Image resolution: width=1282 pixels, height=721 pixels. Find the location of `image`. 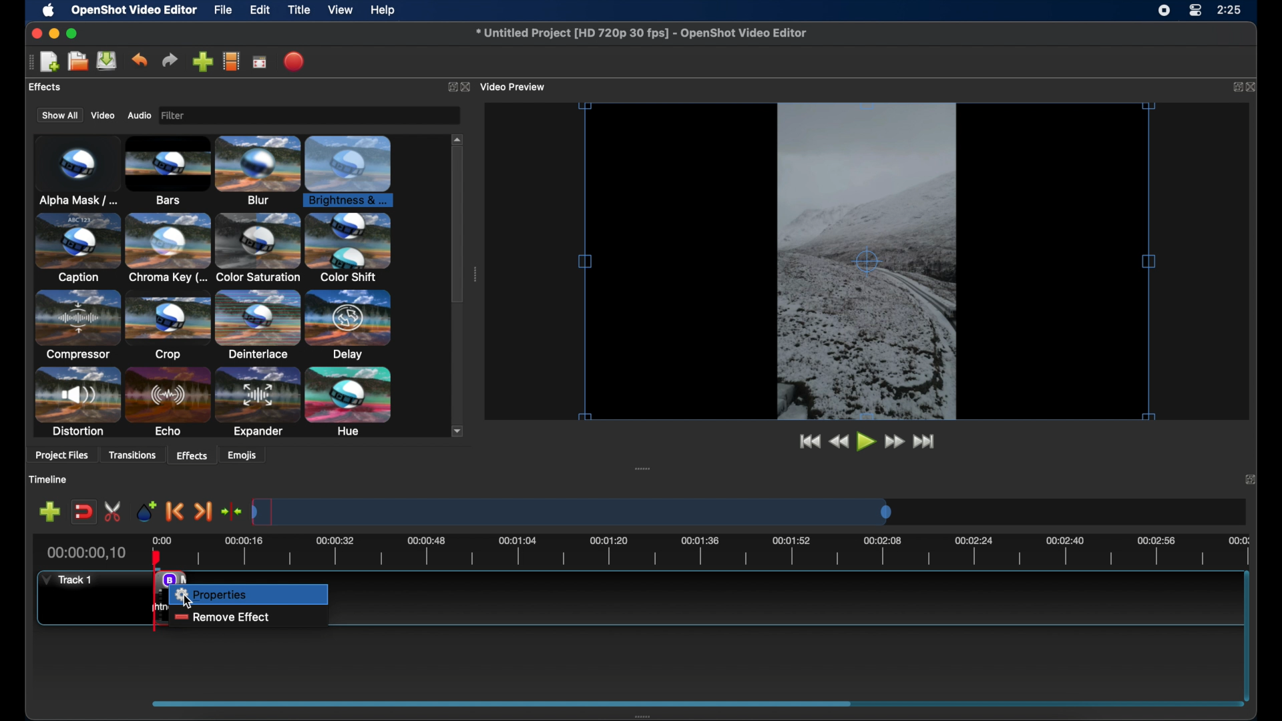

image is located at coordinates (176, 115).